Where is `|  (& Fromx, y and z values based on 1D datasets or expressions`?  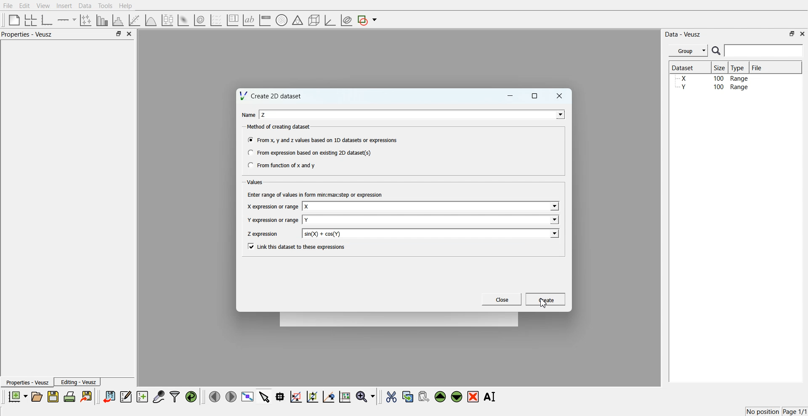
|  (& Fromx, y and z values based on 1D datasets or expressions is located at coordinates (323, 139).